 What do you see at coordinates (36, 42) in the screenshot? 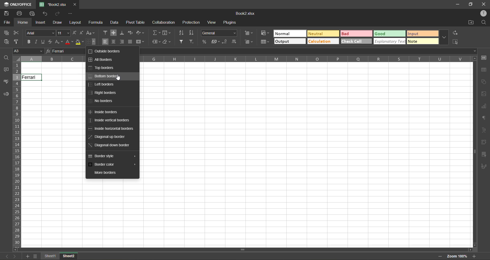
I see `italic` at bounding box center [36, 42].